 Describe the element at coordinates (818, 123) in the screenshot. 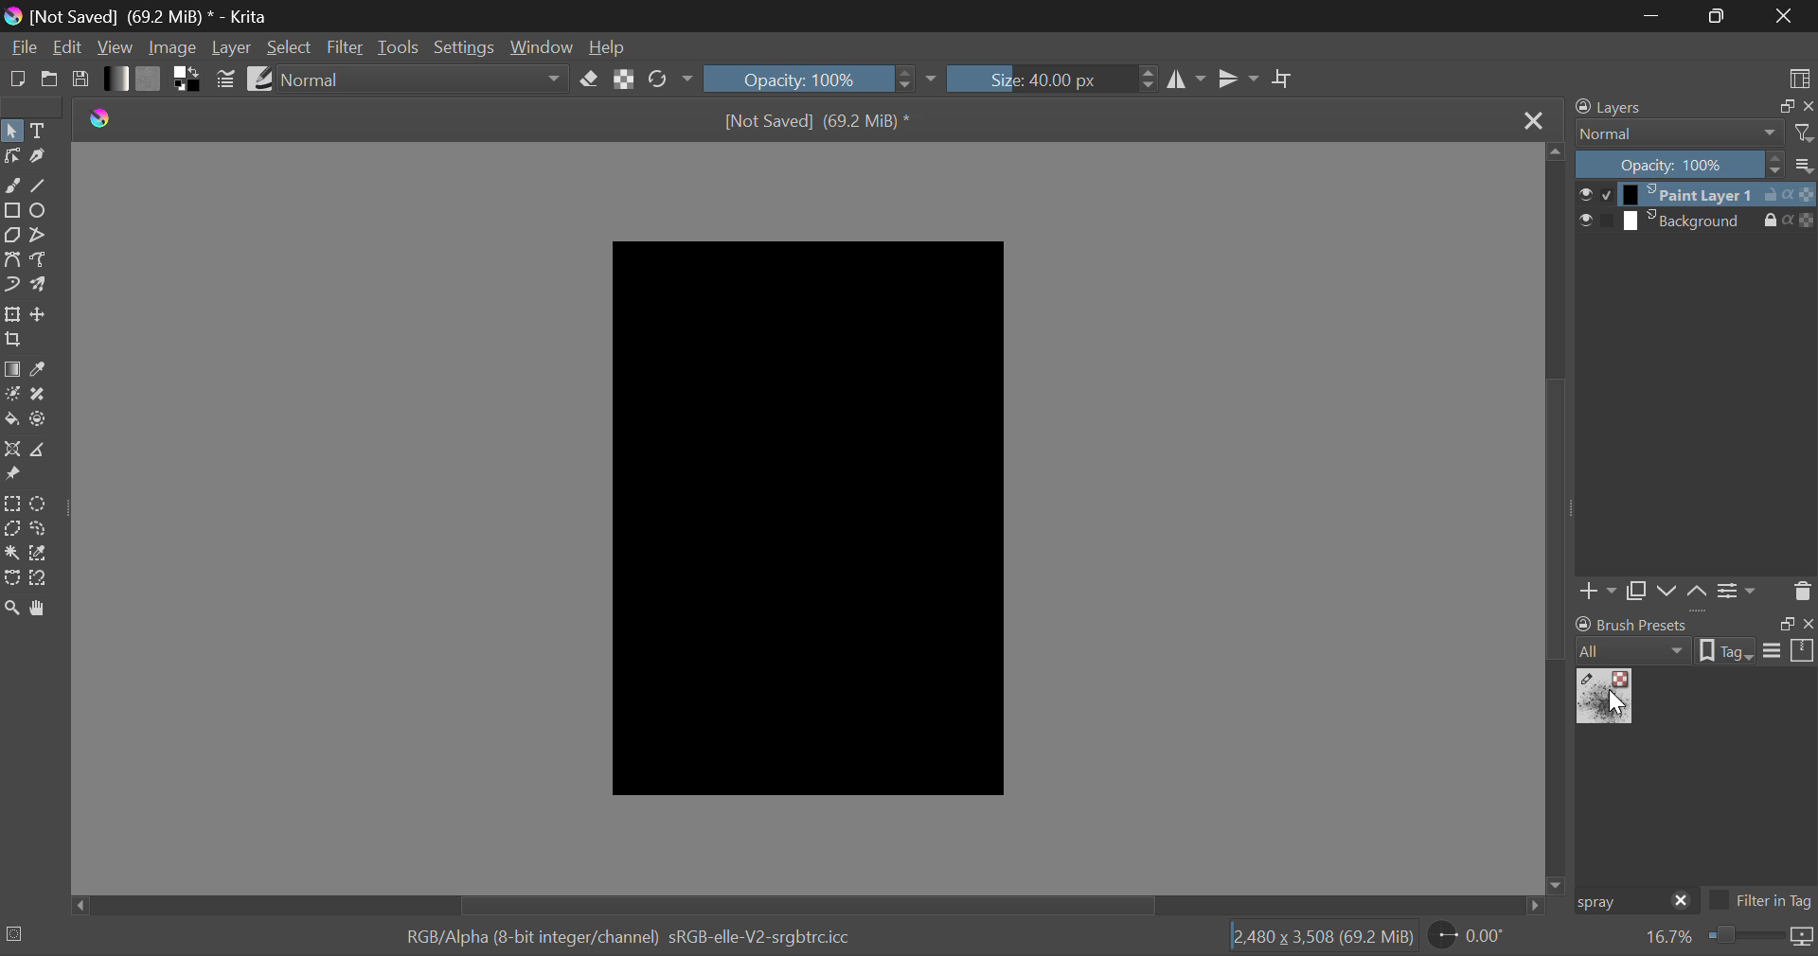

I see `[Not Saved] (69.2 MiB) *` at that location.